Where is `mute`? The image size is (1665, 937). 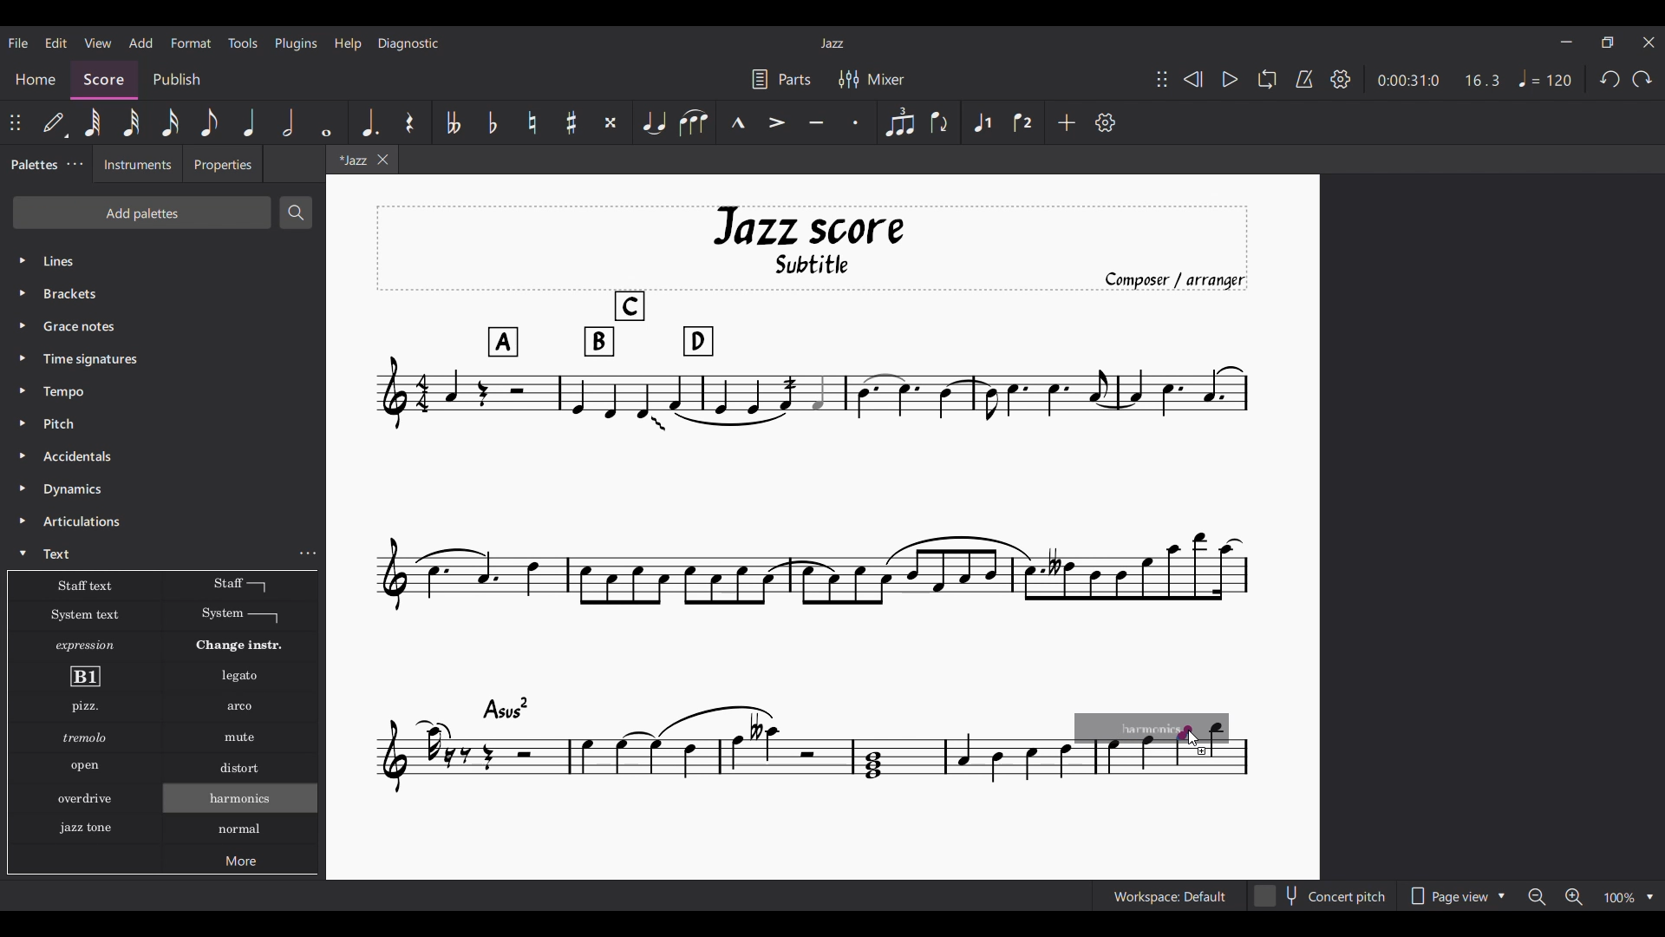
mute is located at coordinates (243, 739).